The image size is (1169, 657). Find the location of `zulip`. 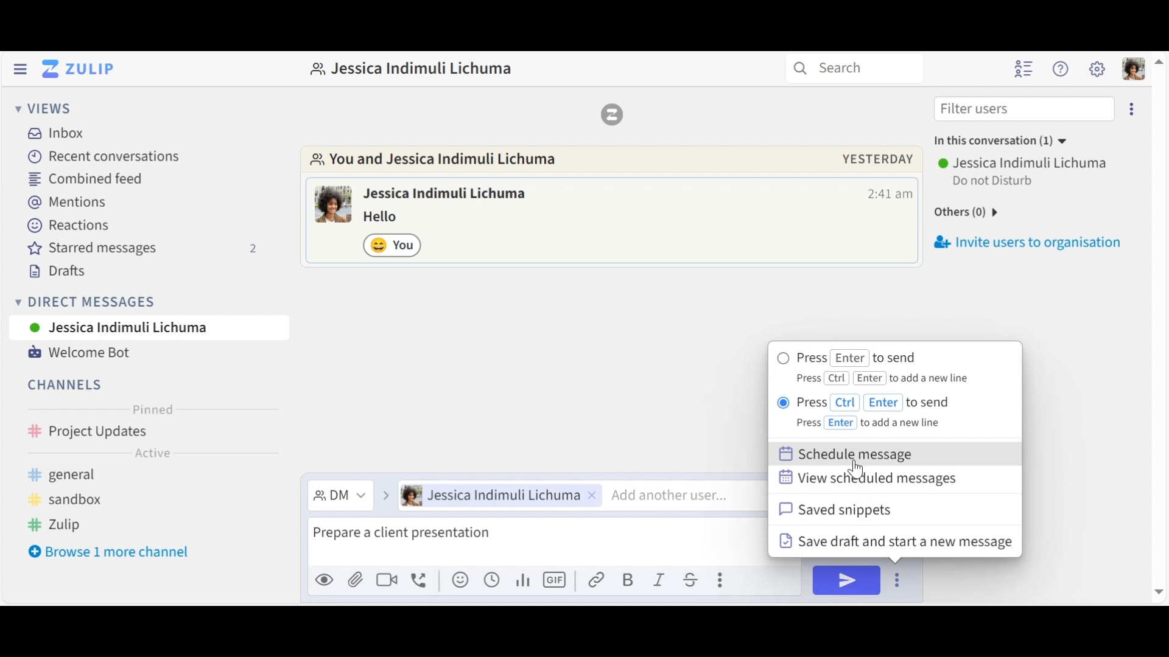

zulip is located at coordinates (55, 525).